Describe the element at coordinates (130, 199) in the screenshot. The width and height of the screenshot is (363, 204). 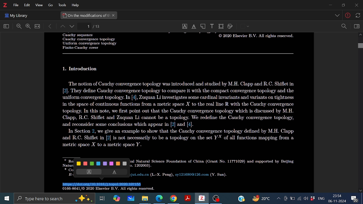
I see `Whiteboard` at that location.